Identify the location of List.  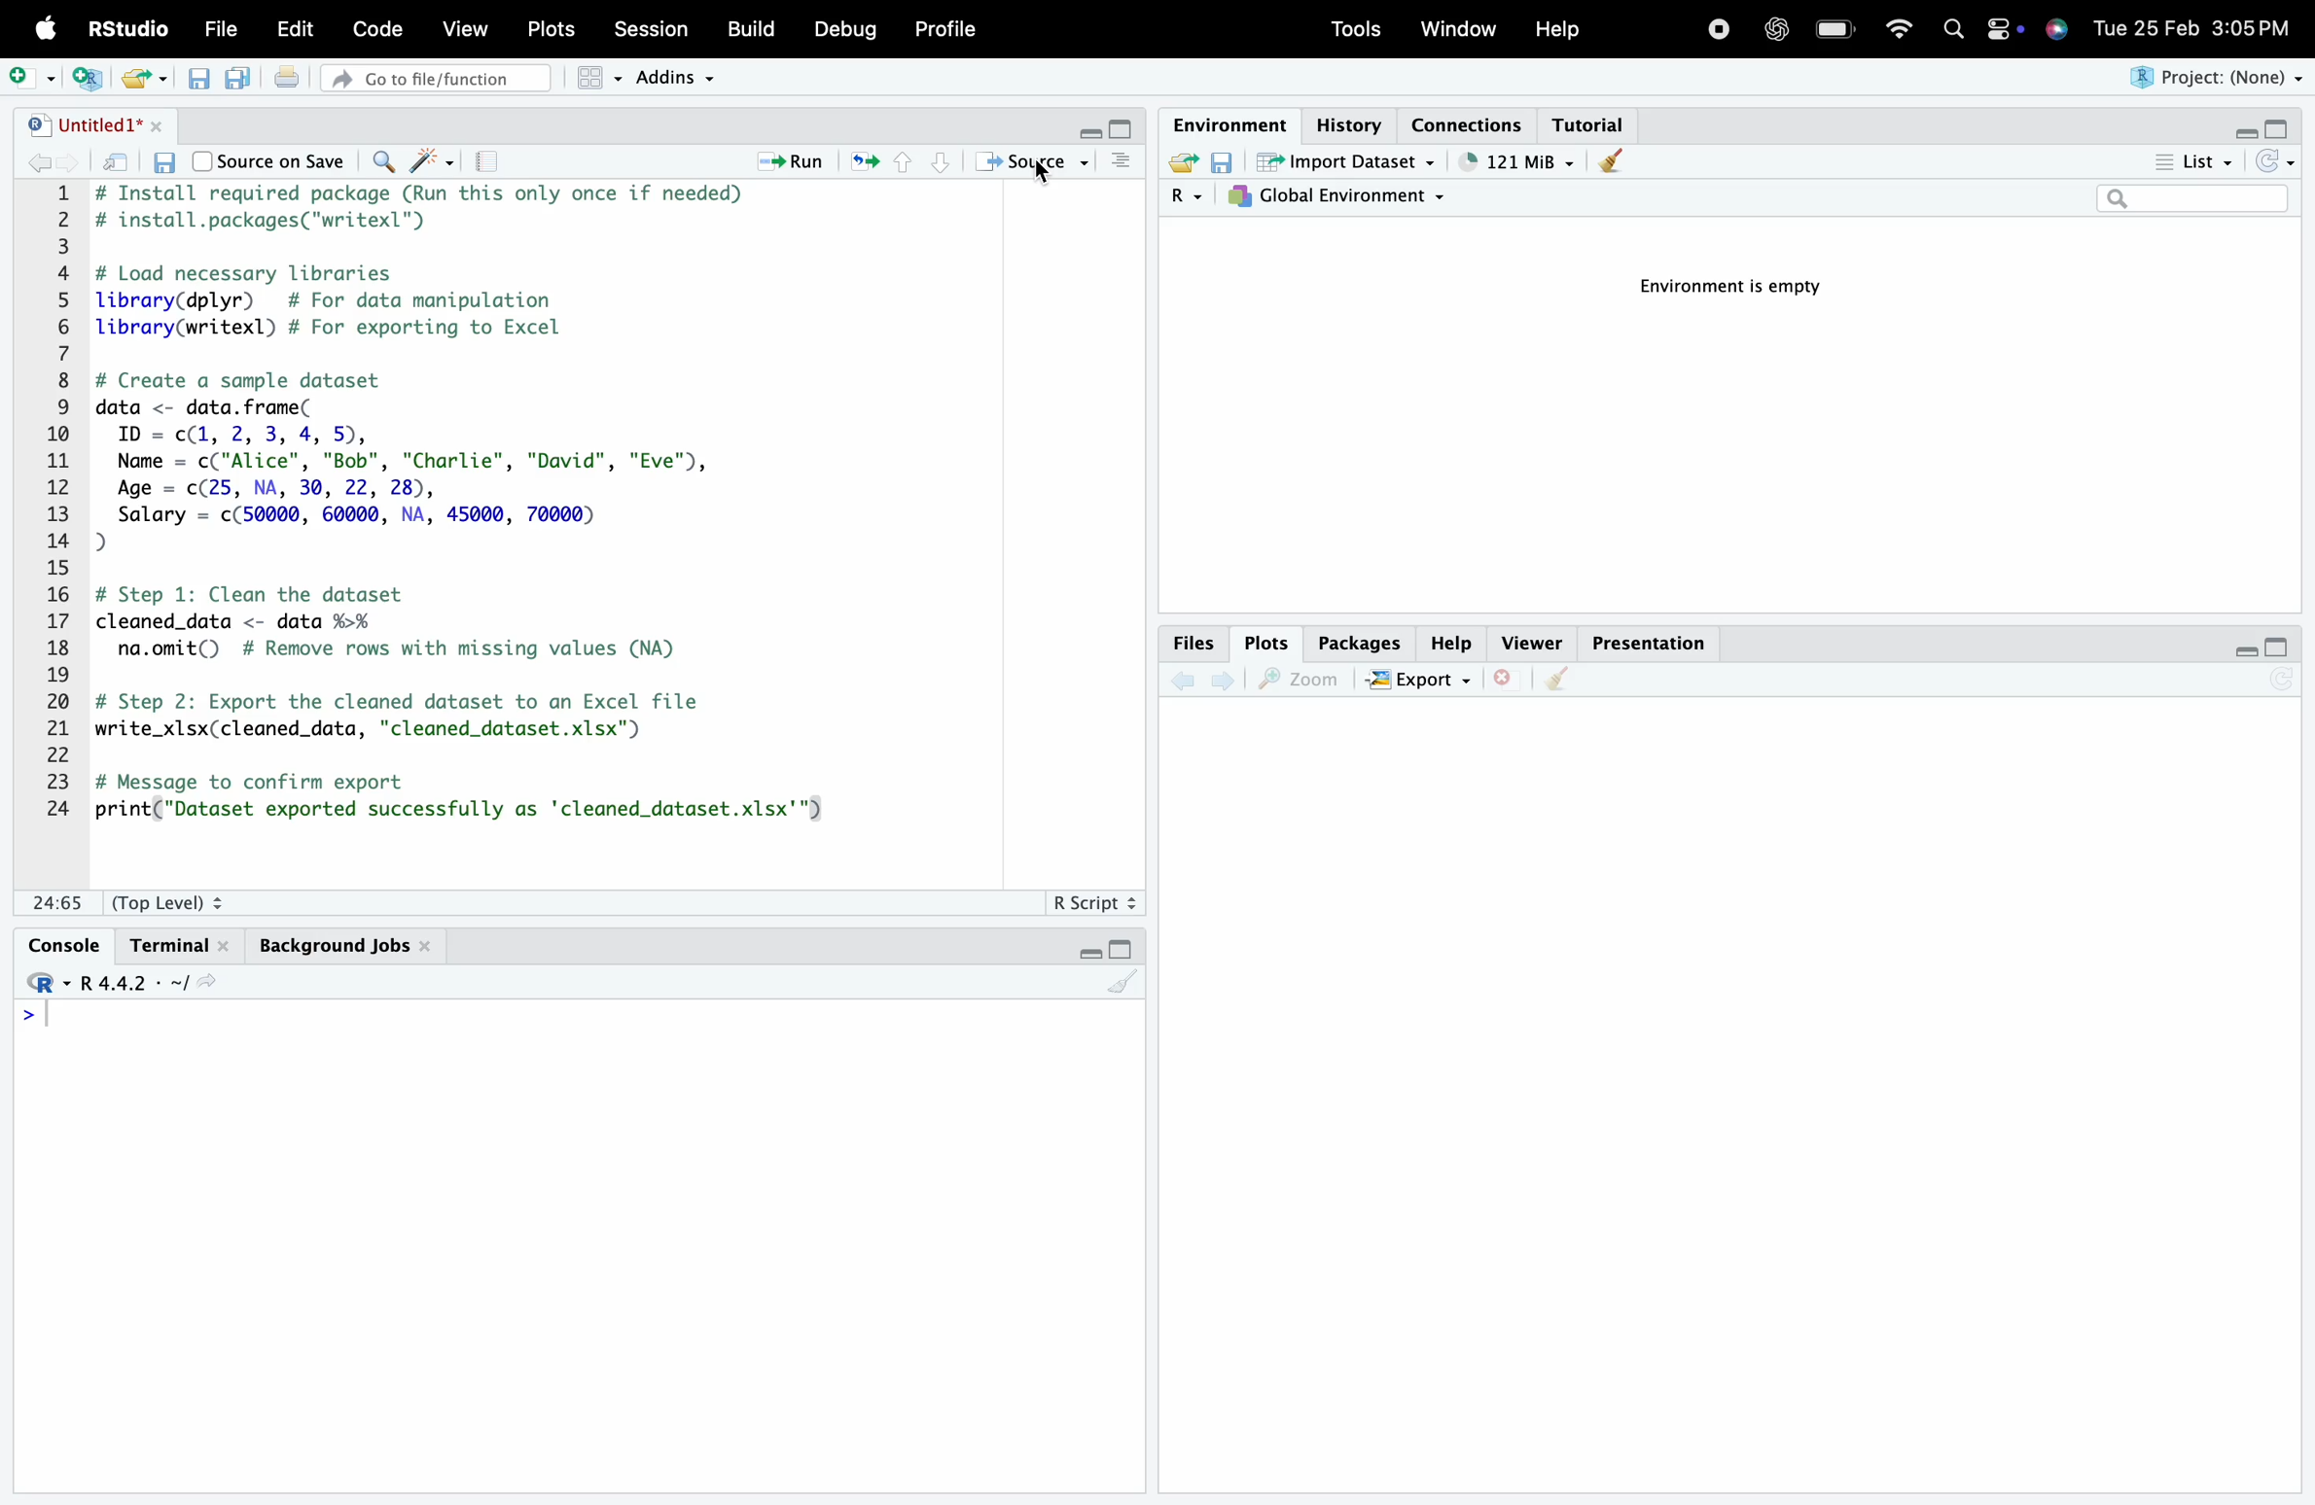
(2195, 162).